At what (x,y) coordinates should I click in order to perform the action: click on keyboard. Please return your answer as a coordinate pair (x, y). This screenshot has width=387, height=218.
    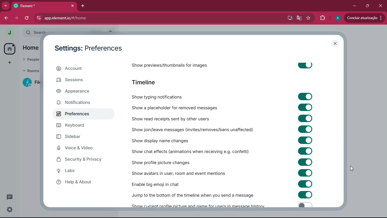
    Looking at the image, I should click on (78, 126).